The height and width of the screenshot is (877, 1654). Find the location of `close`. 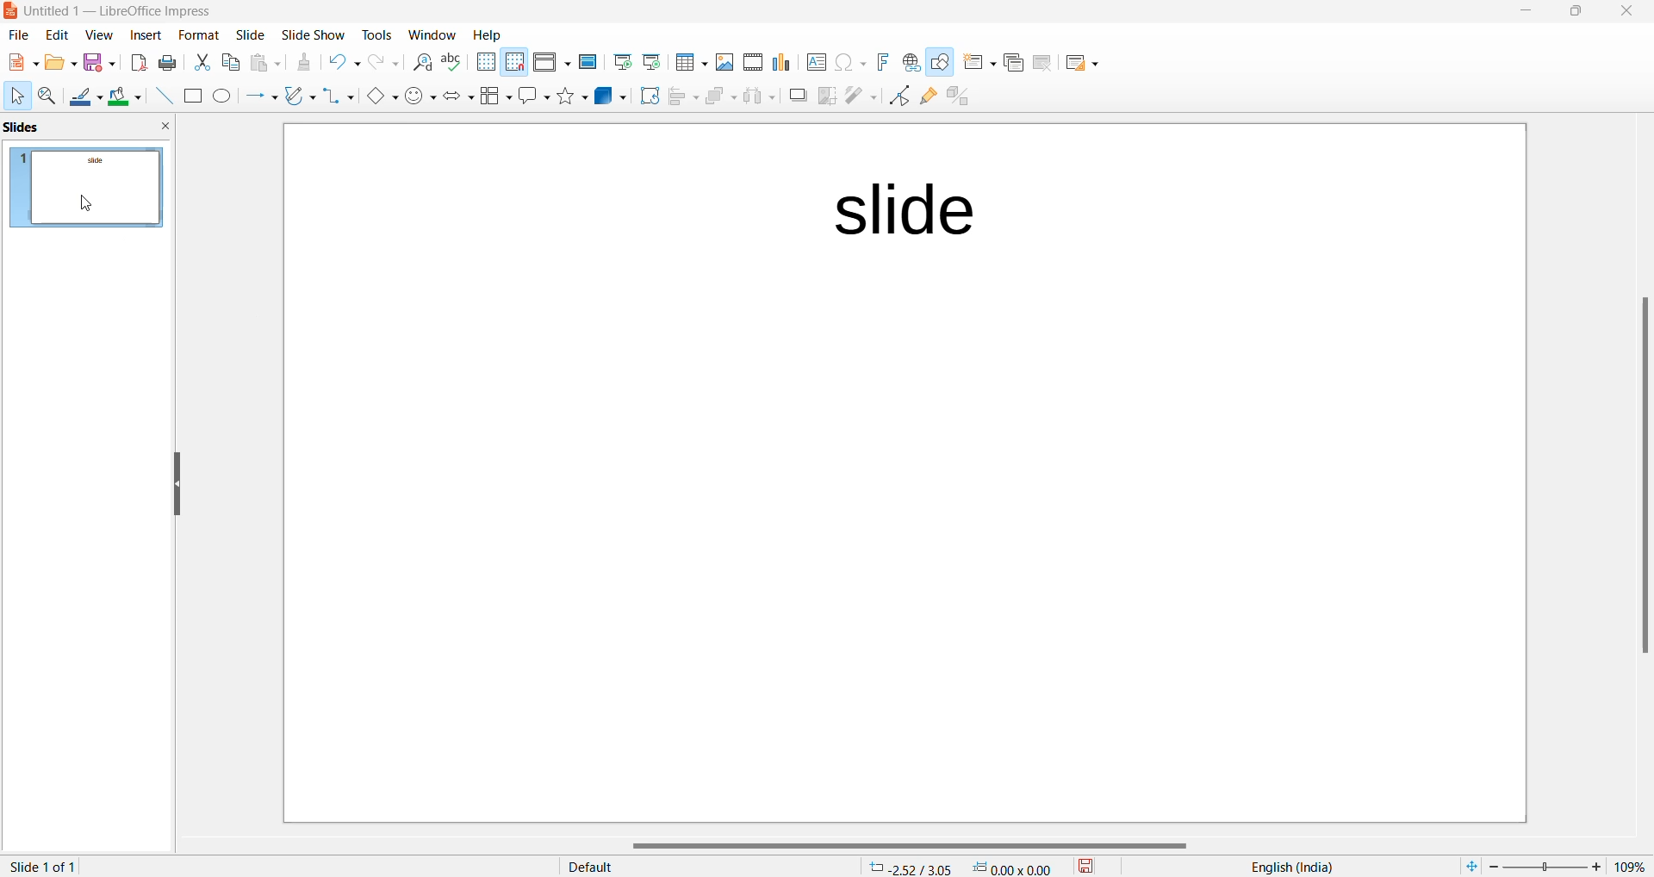

close is located at coordinates (1528, 13).